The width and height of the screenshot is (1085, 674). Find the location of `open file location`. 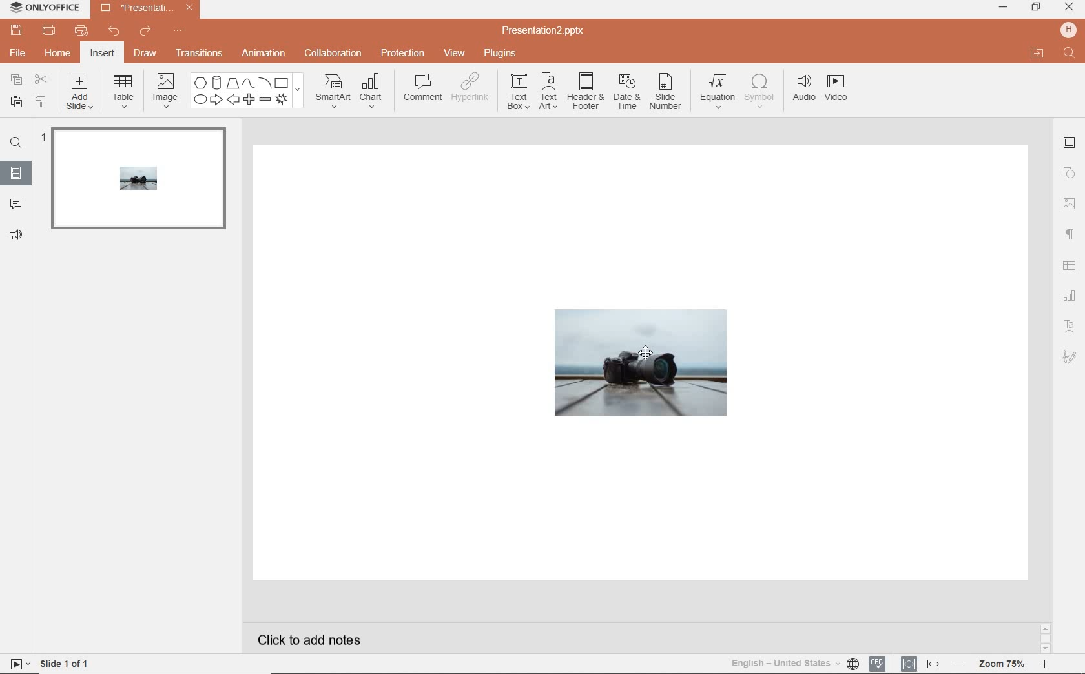

open file location is located at coordinates (1037, 54).